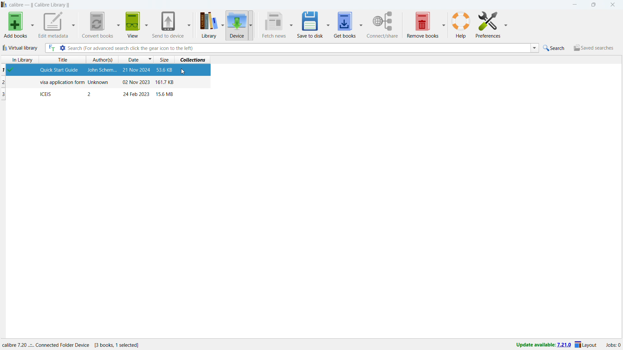  What do you see at coordinates (613, 346) in the screenshot?
I see `active jobs` at bounding box center [613, 346].